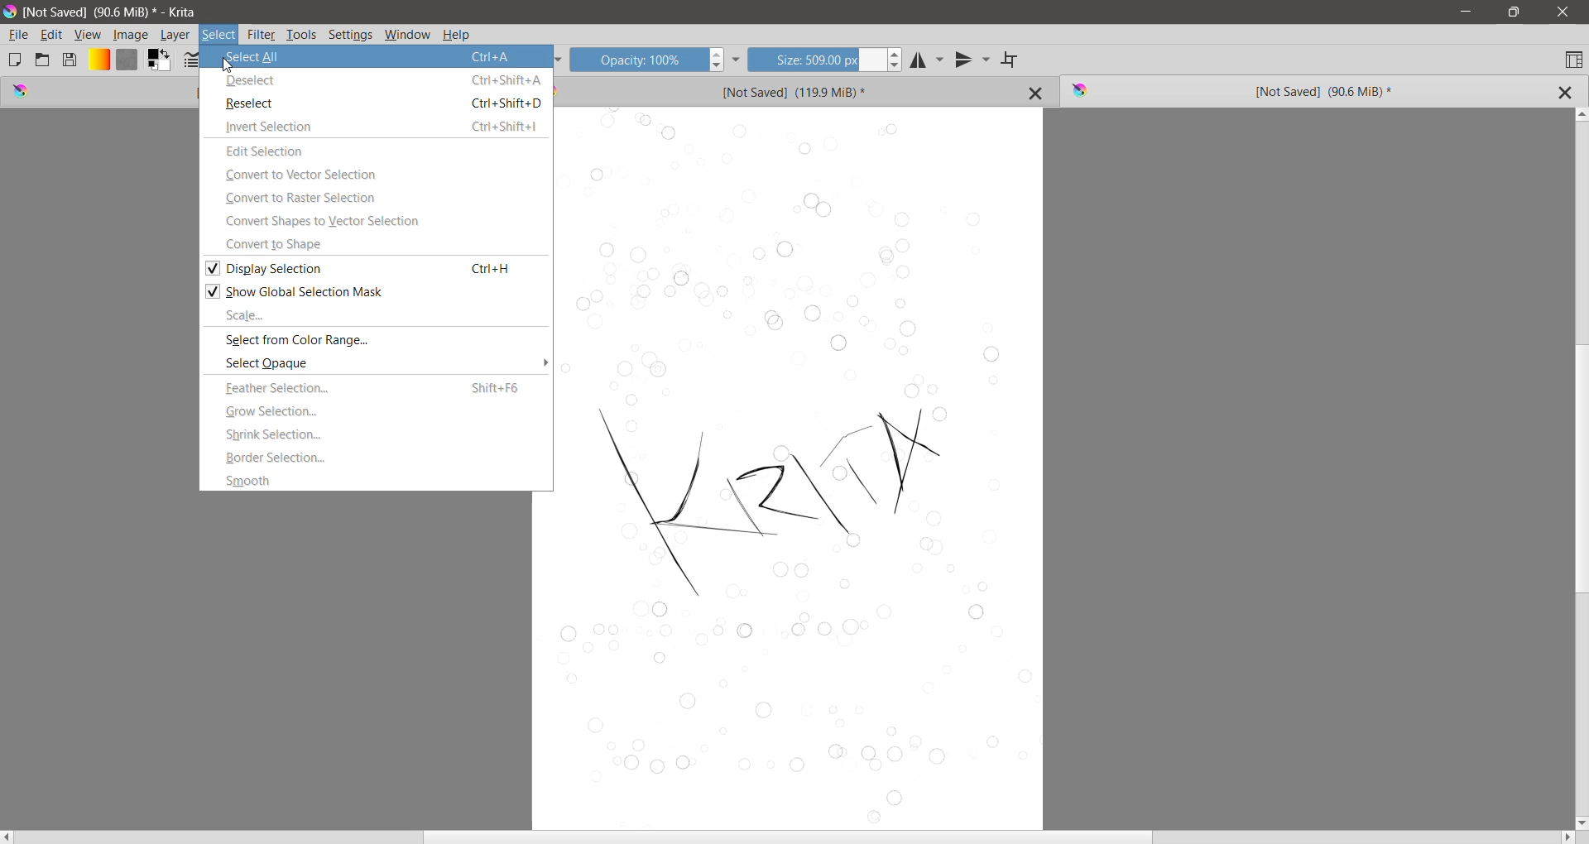 Image resolution: width=1589 pixels, height=844 pixels. I want to click on Layer, so click(176, 35).